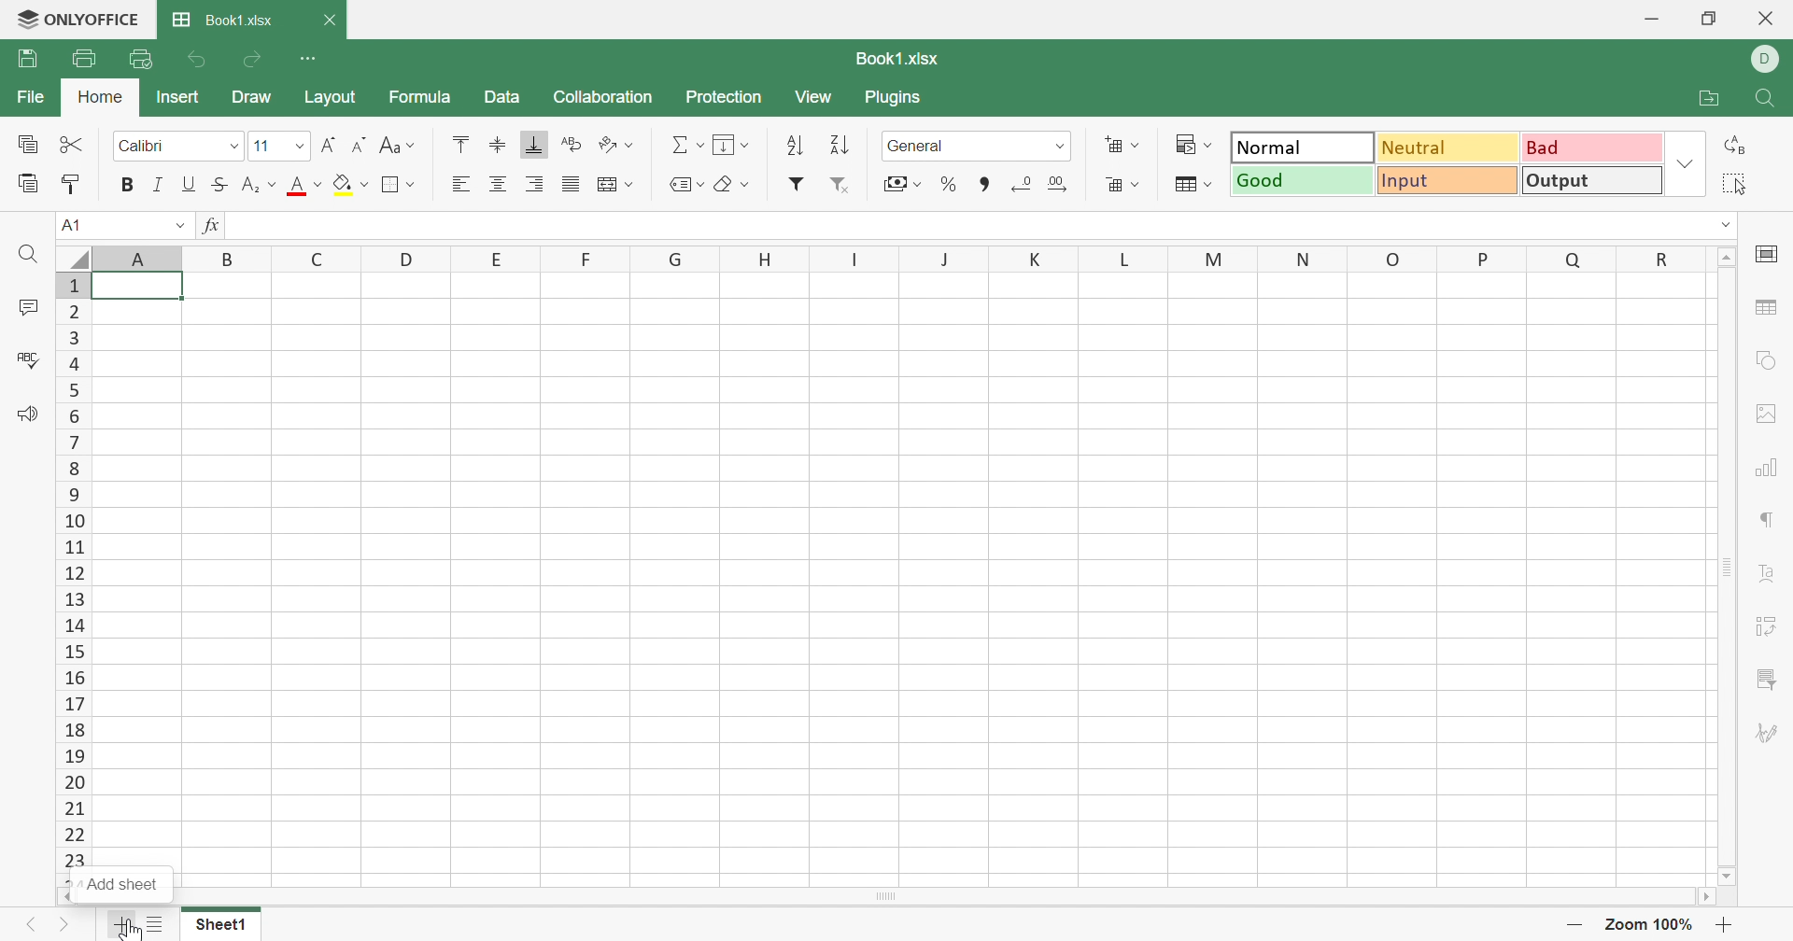 This screenshot has height=941, width=1793. I want to click on Zoom 100%, so click(1648, 923).